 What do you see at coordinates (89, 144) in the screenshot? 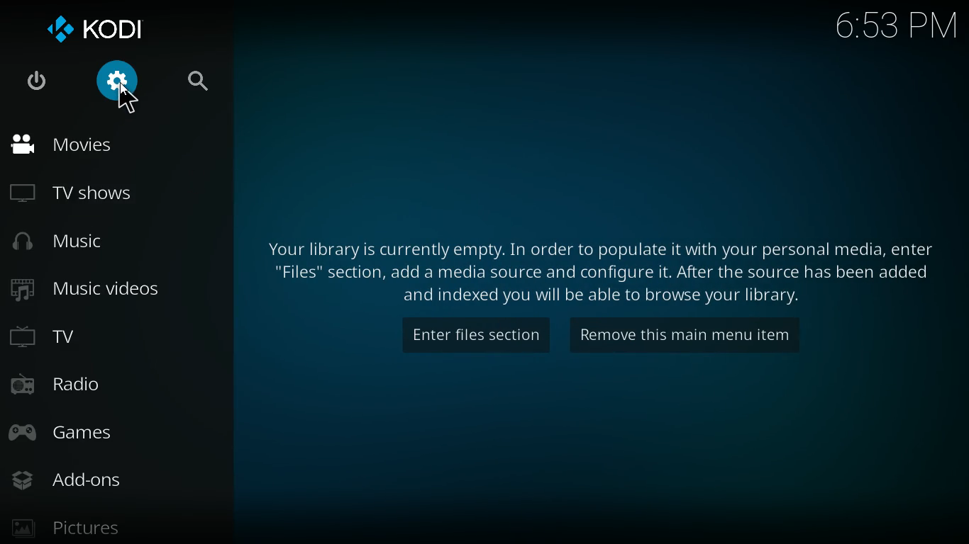
I see `movies` at bounding box center [89, 144].